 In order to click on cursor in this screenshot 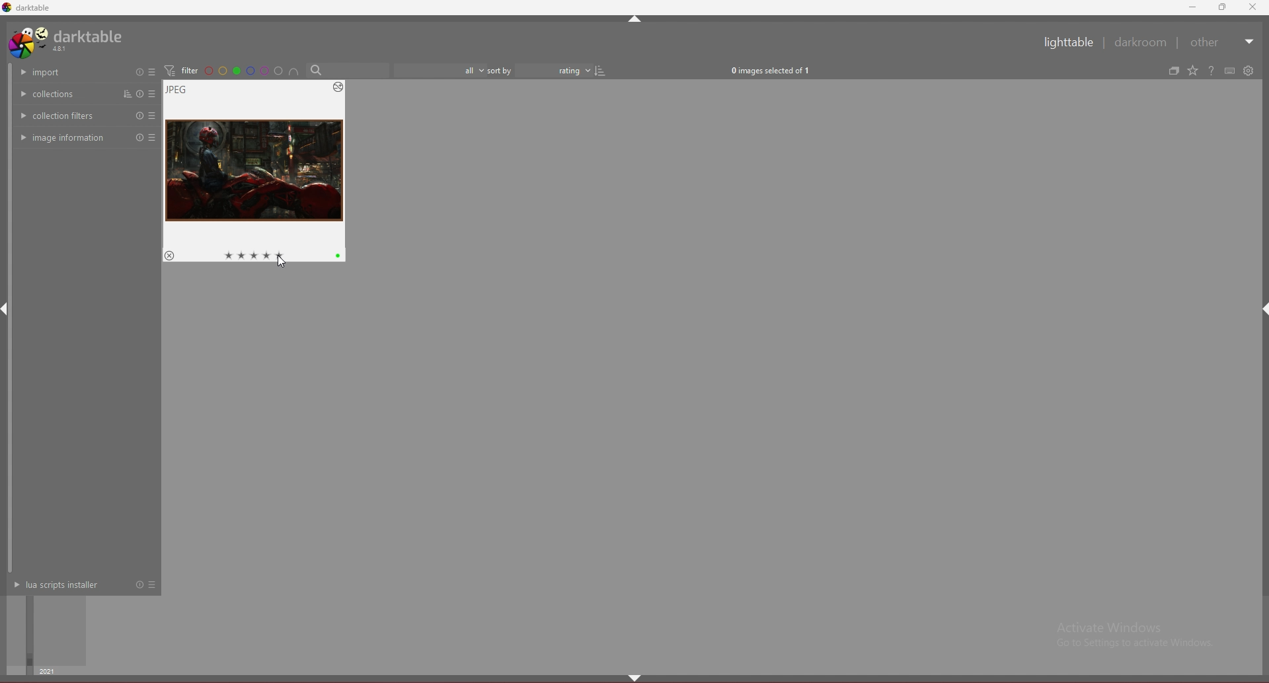, I will do `click(279, 262)`.